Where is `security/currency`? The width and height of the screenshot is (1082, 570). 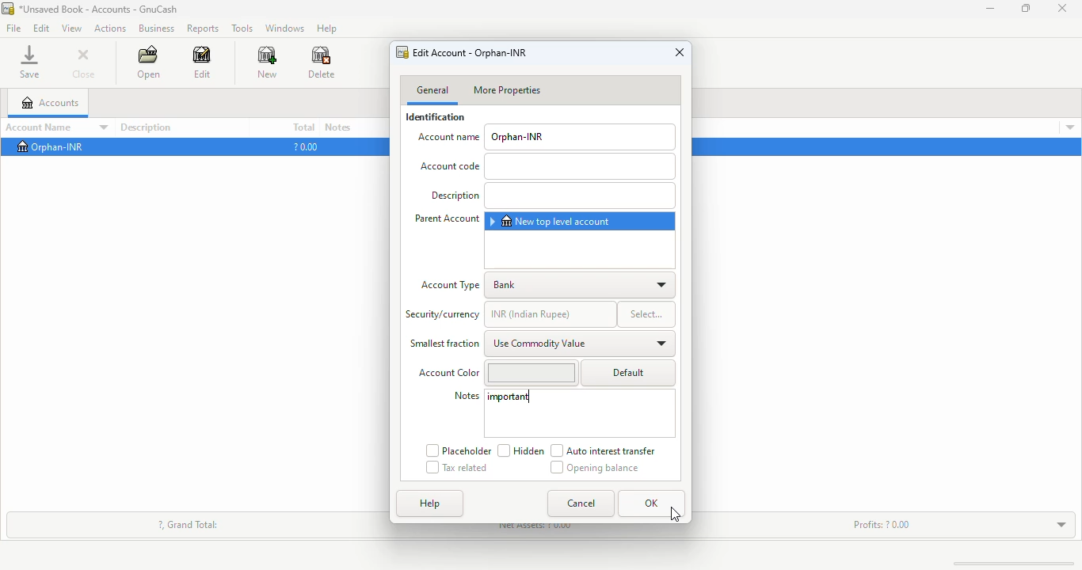
security/currency is located at coordinates (443, 314).